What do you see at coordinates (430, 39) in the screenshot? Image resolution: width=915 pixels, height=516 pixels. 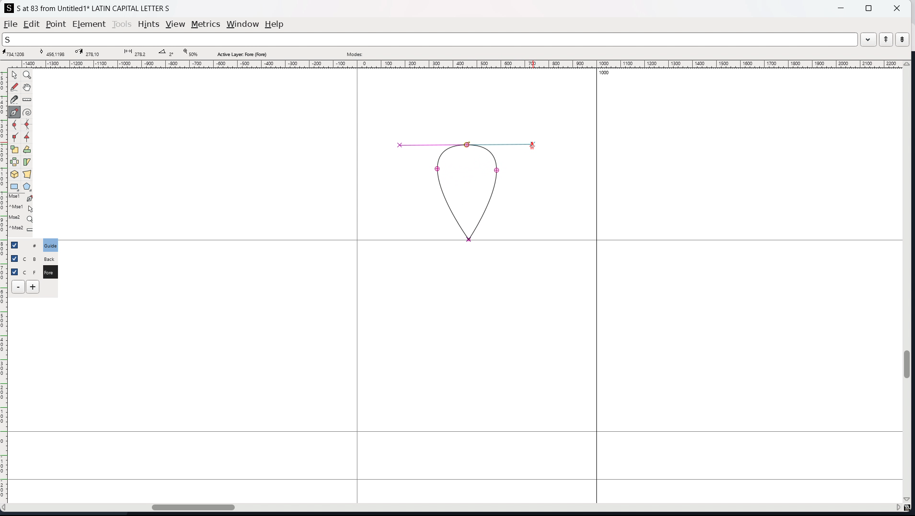 I see `search  the wordlist` at bounding box center [430, 39].